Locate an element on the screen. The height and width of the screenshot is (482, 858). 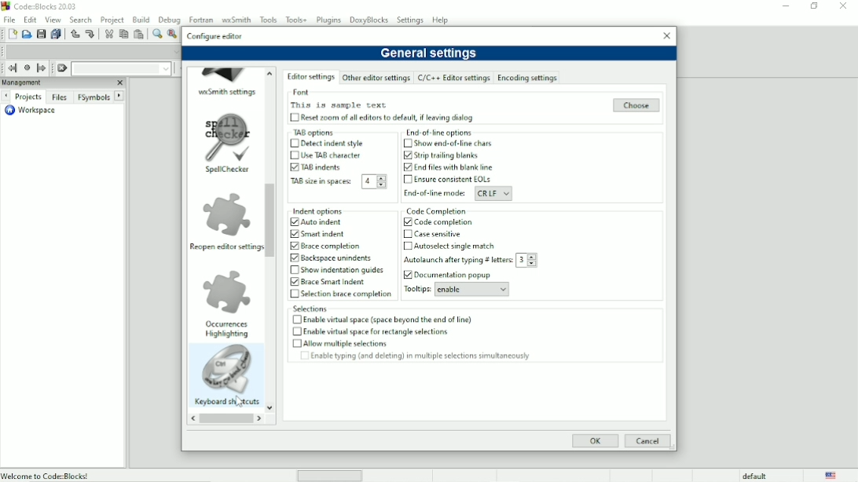
Autolaunch after typing letters is located at coordinates (456, 261).